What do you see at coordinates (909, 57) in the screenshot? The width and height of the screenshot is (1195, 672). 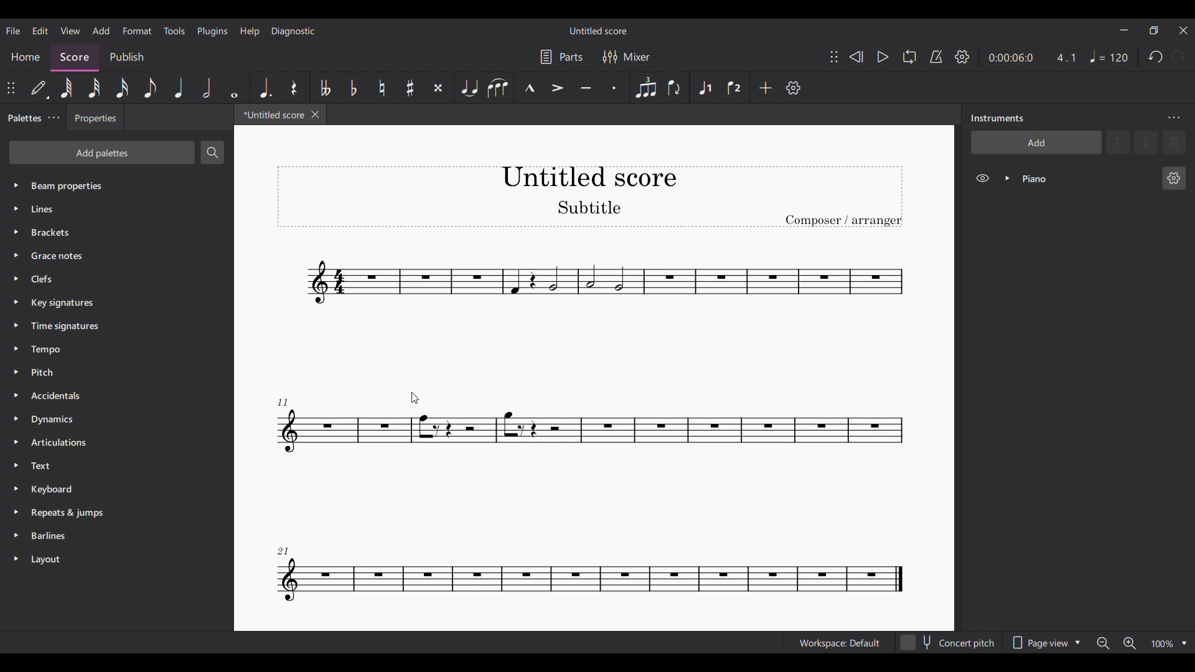 I see `Loop playback` at bounding box center [909, 57].